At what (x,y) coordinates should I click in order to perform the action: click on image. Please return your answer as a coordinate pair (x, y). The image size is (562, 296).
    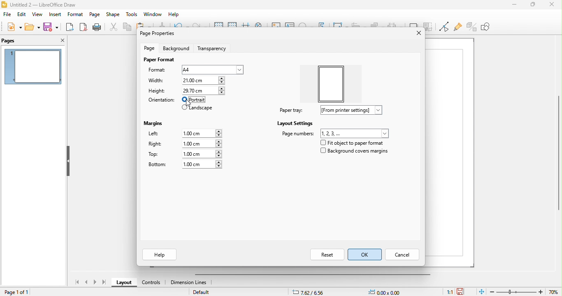
    Looking at the image, I should click on (276, 26).